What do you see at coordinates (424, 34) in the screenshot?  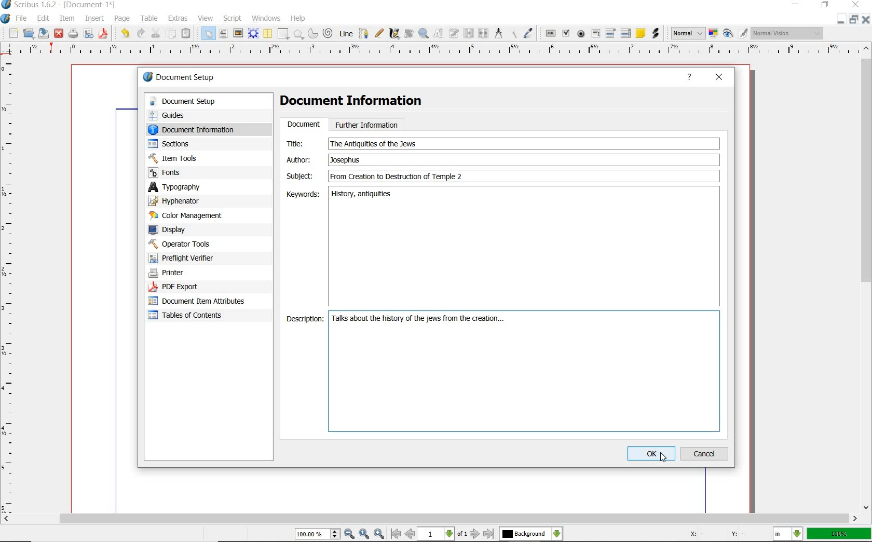 I see `zoom in or zoom out` at bounding box center [424, 34].